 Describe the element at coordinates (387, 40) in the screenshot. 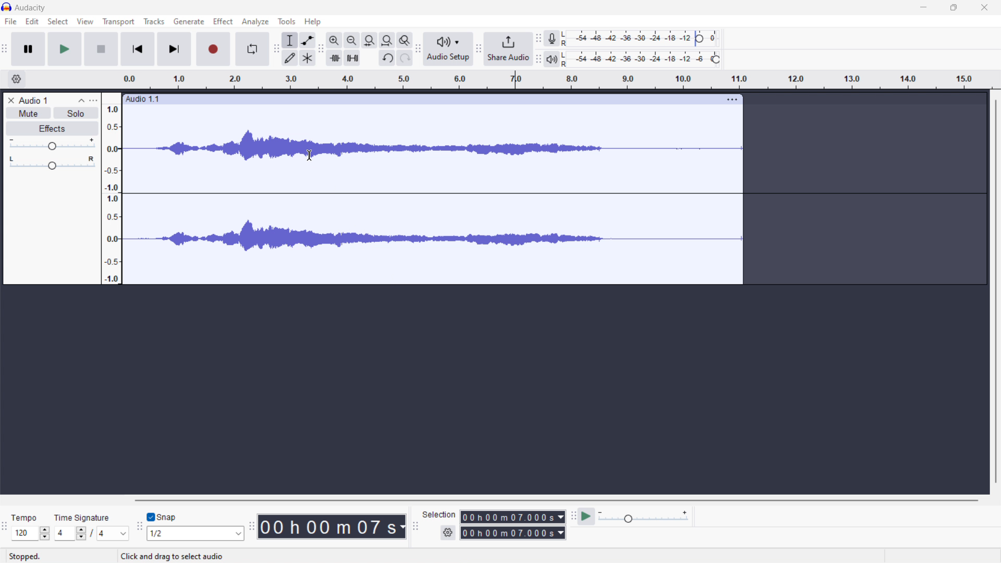

I see `fill project to width` at that location.